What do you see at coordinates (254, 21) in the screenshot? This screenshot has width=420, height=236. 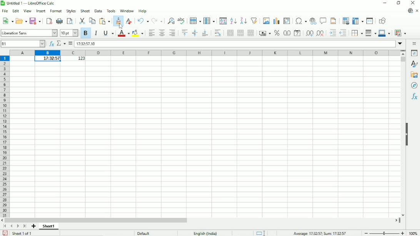 I see `Autofilter` at bounding box center [254, 21].